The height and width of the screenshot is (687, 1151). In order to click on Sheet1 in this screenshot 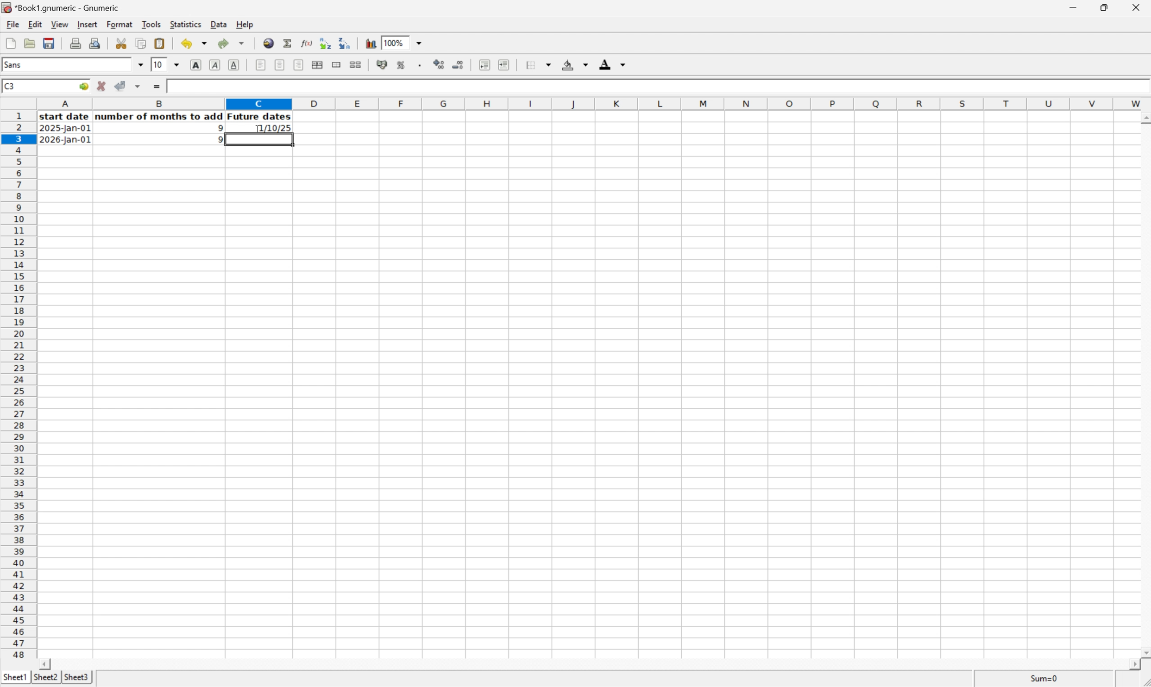, I will do `click(14, 677)`.